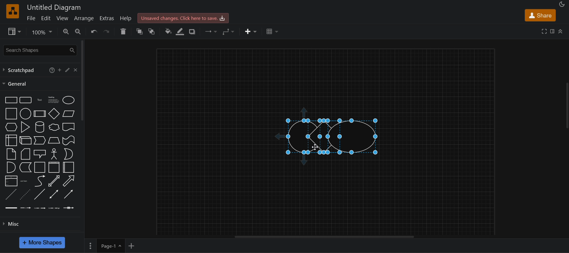 The height and width of the screenshot is (253, 569). I want to click on hexagon, so click(10, 127).